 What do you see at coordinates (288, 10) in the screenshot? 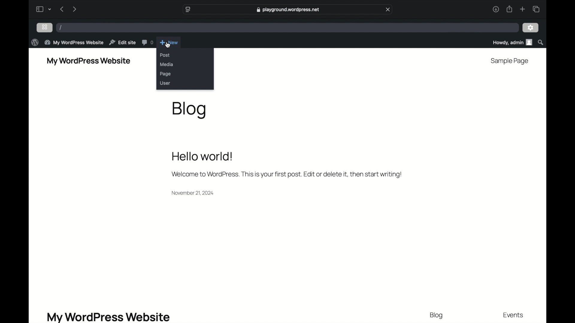
I see `web address` at bounding box center [288, 10].